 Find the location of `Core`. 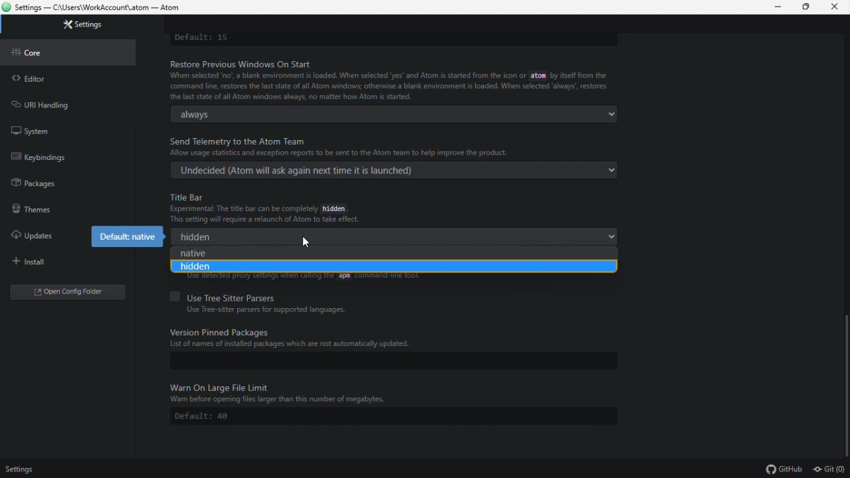

Core is located at coordinates (73, 52).